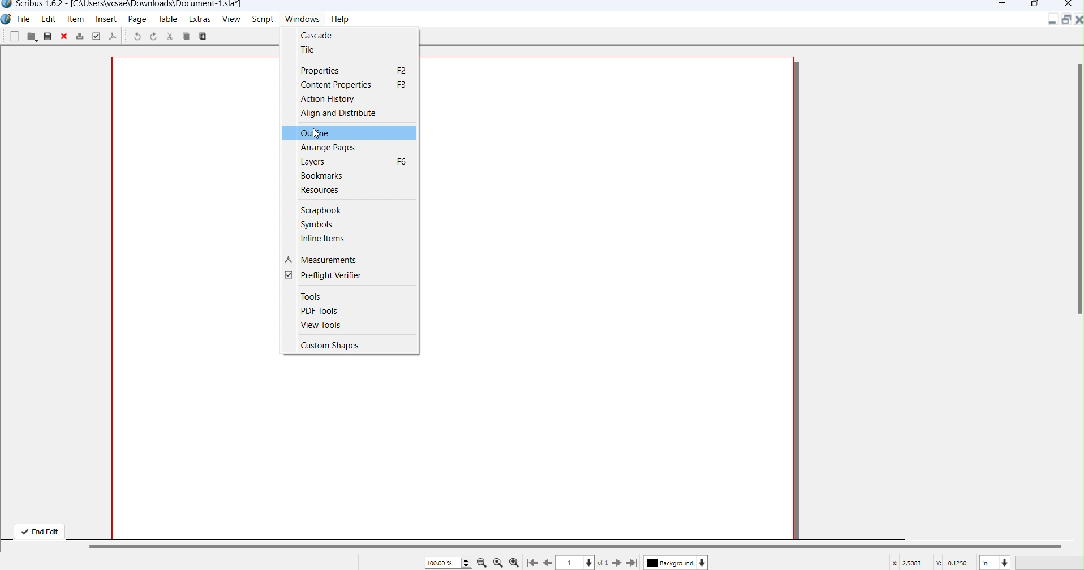  What do you see at coordinates (995, 562) in the screenshot?
I see `select inches` at bounding box center [995, 562].